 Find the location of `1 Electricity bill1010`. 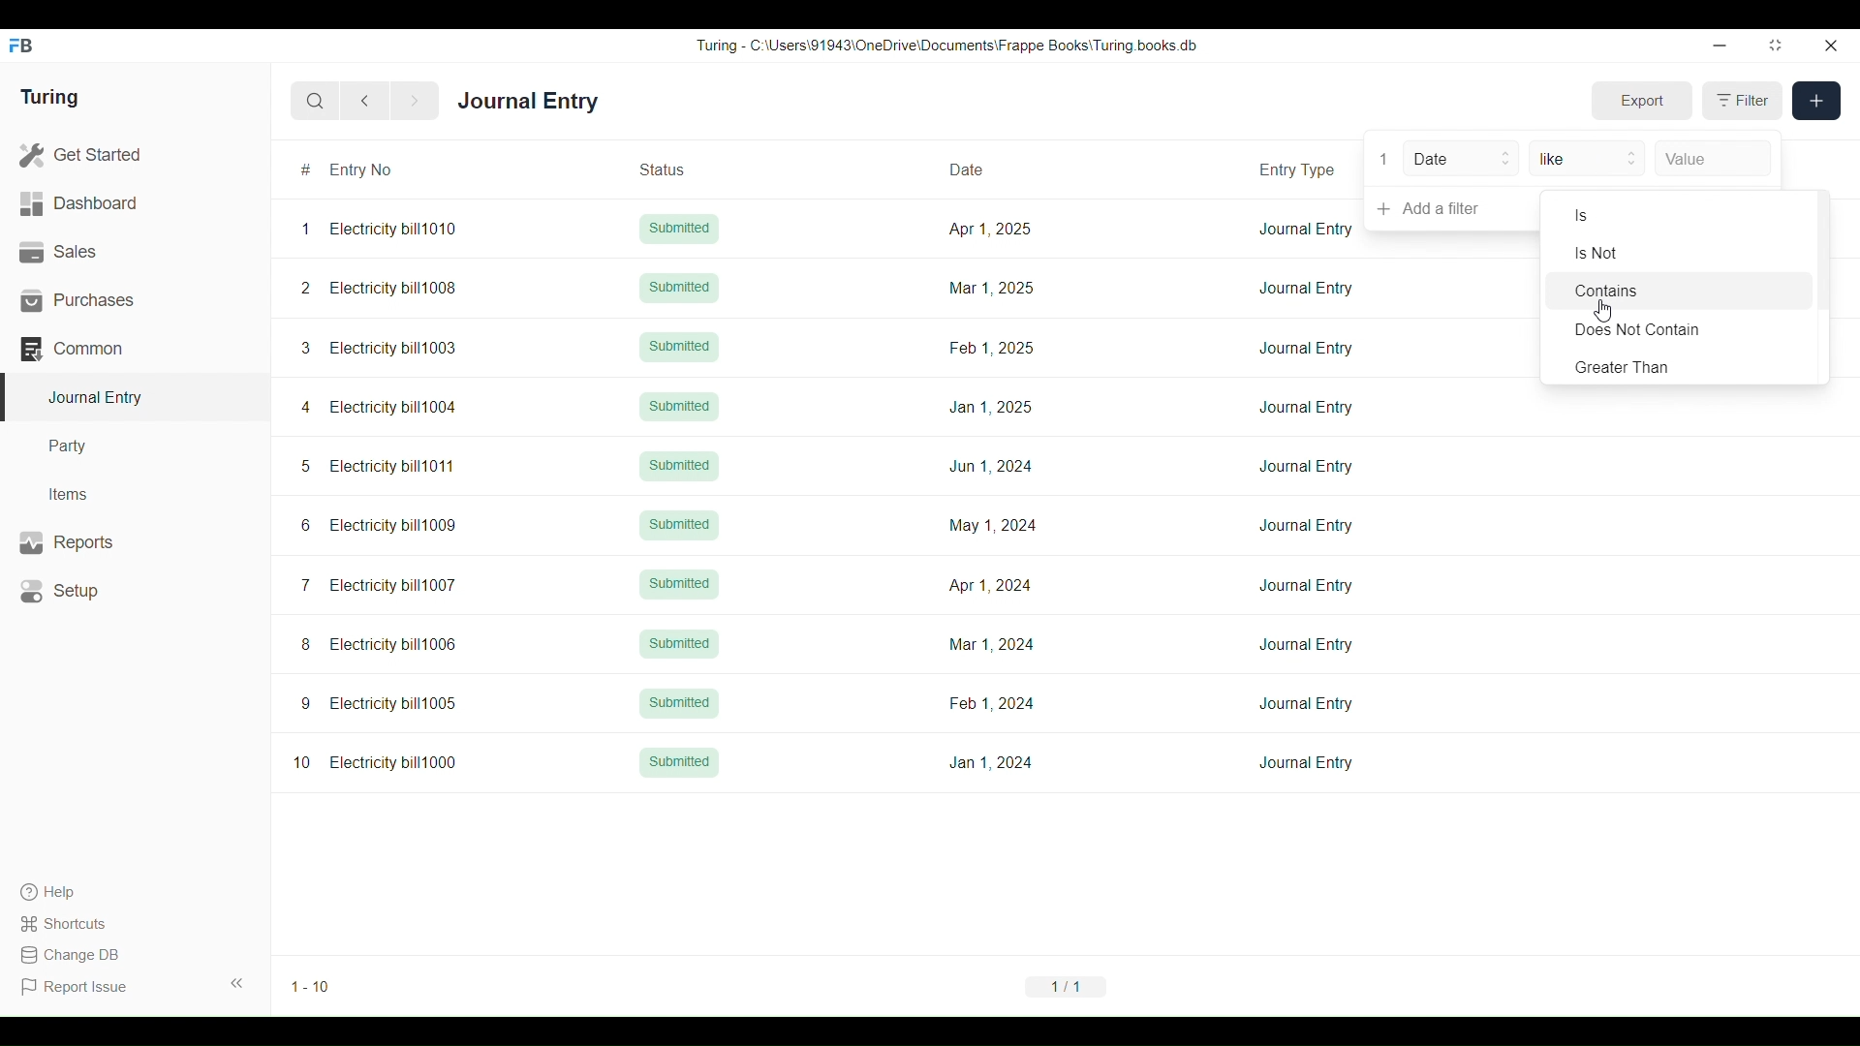

1 Electricity bill1010 is located at coordinates (379, 229).